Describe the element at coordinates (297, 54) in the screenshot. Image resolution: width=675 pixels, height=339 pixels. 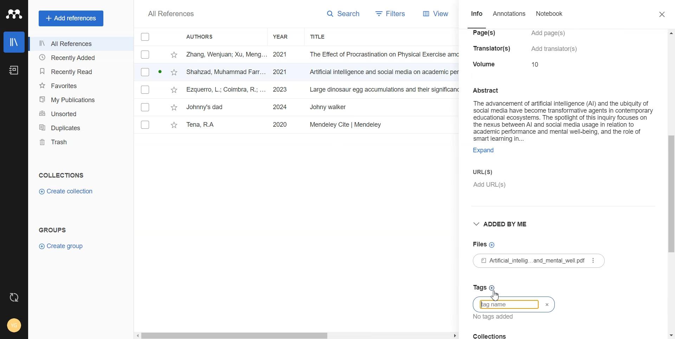
I see `File` at that location.